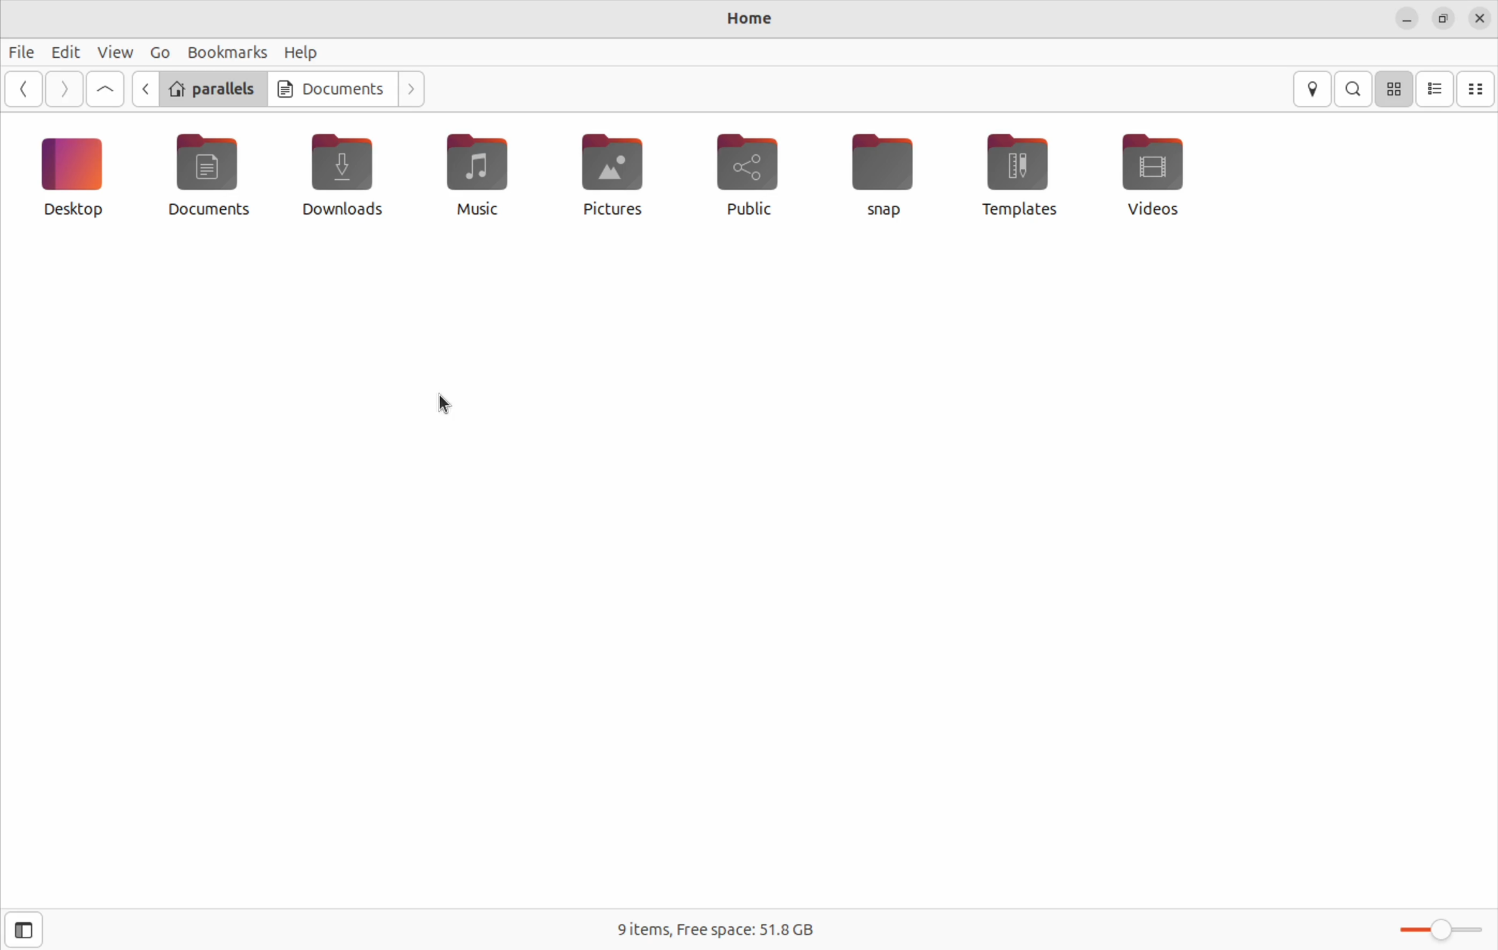 The image size is (1498, 950). Describe the element at coordinates (409, 86) in the screenshot. I see `Go next` at that location.